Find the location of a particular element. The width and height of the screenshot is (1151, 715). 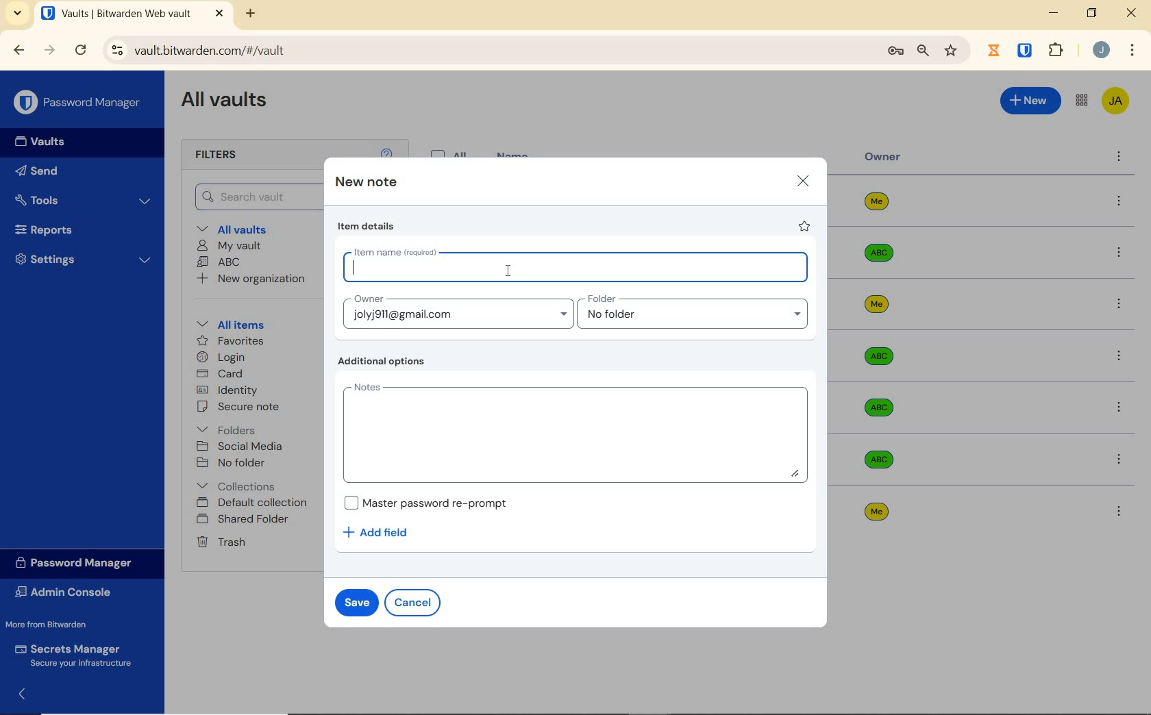

customize Google chrome is located at coordinates (1132, 51).